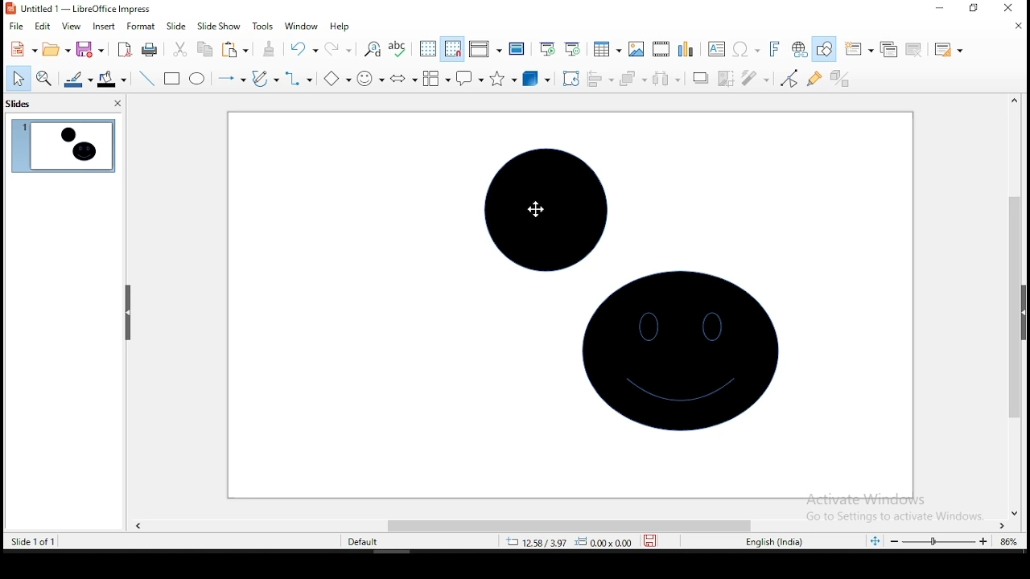 This screenshot has width=1030, height=579. I want to click on insert hyperlink, so click(798, 50).